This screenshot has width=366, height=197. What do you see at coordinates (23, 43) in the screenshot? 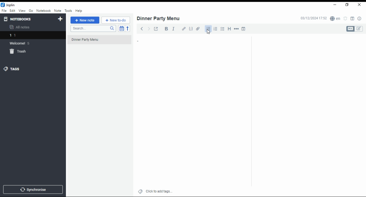
I see `Welcome 5` at bounding box center [23, 43].